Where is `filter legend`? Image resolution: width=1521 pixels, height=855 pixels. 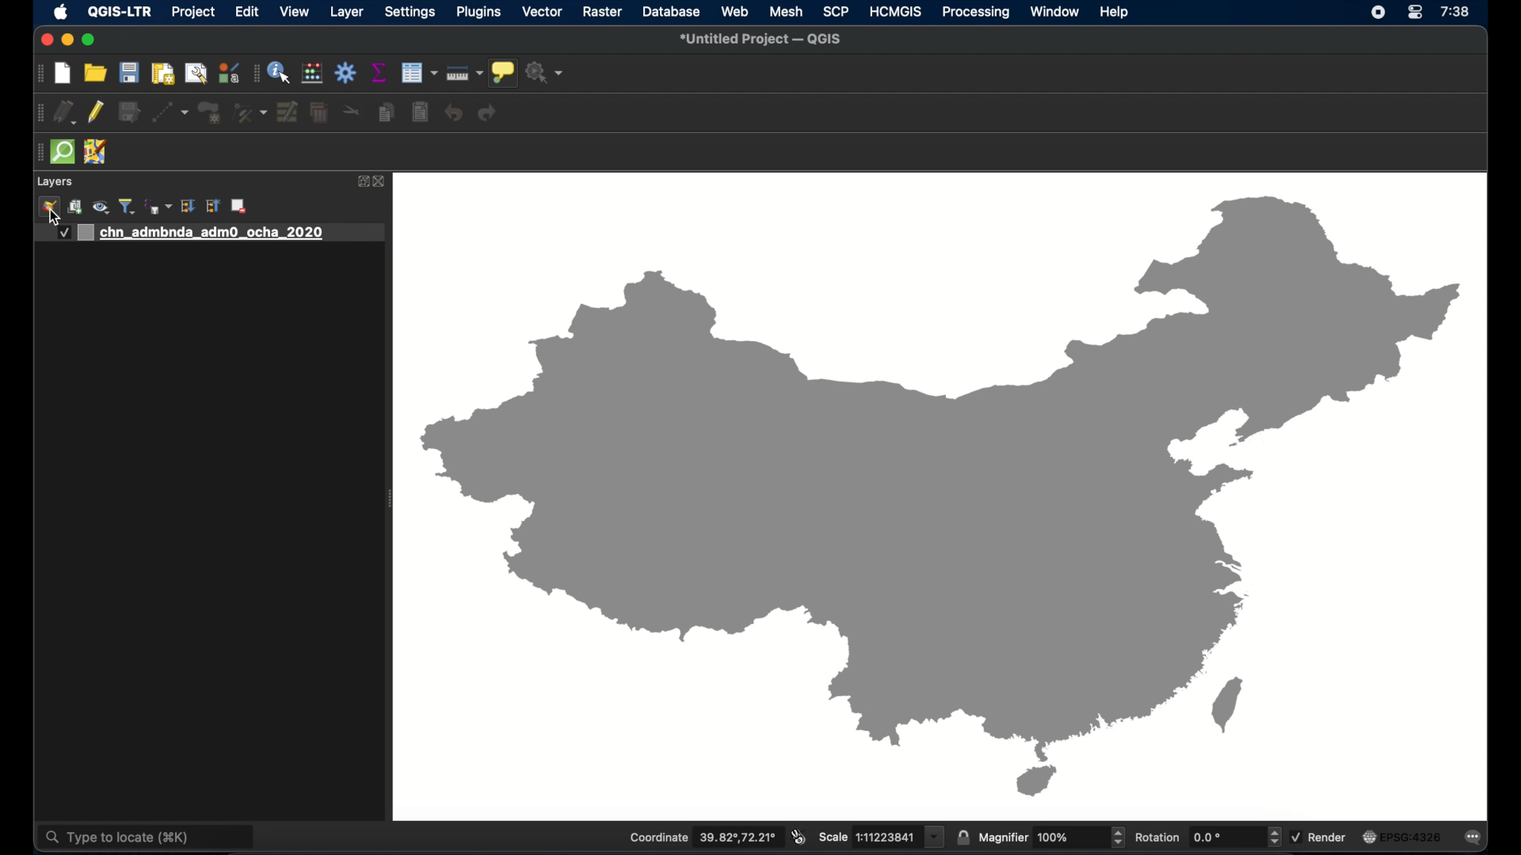 filter legend is located at coordinates (128, 206).